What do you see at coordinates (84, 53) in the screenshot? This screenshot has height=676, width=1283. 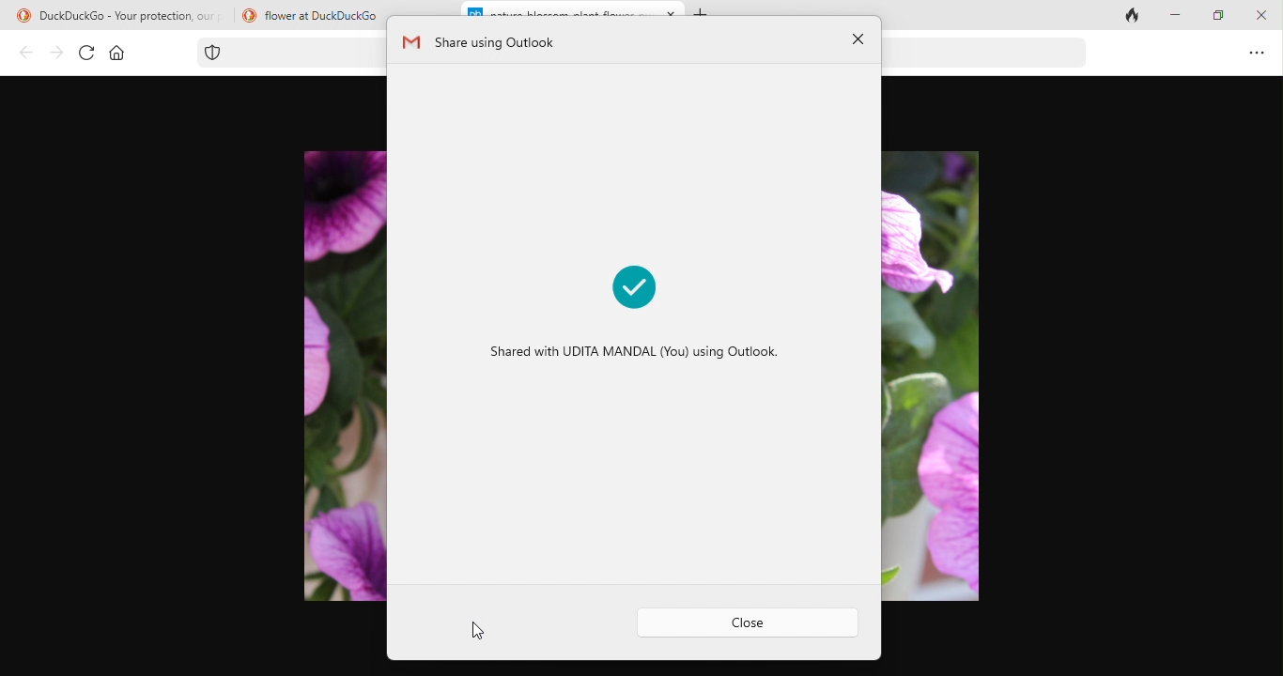 I see `refresh` at bounding box center [84, 53].